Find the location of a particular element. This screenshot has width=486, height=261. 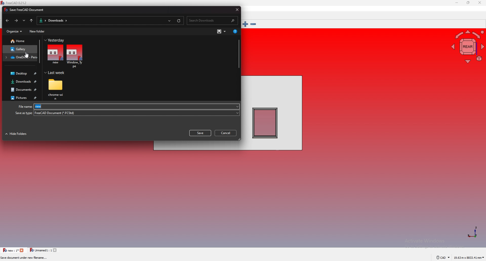

Save FreeCAD Document is located at coordinates (27, 10).